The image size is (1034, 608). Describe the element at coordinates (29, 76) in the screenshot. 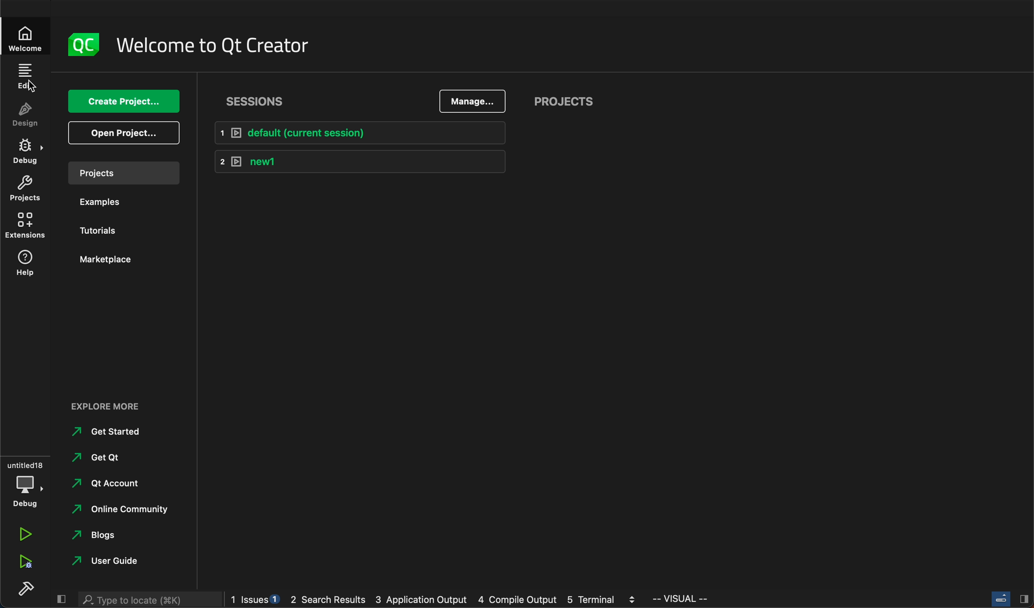

I see `edit` at that location.